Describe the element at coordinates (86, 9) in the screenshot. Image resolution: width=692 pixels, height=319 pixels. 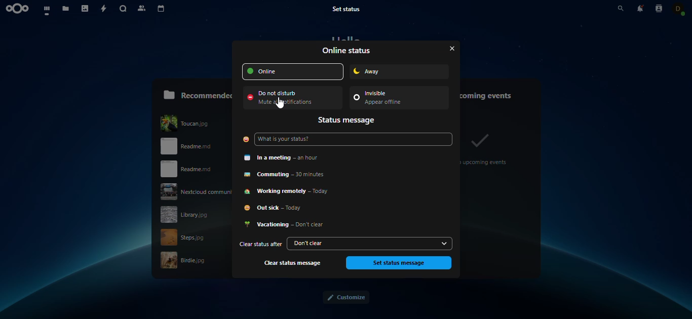
I see `photos` at that location.